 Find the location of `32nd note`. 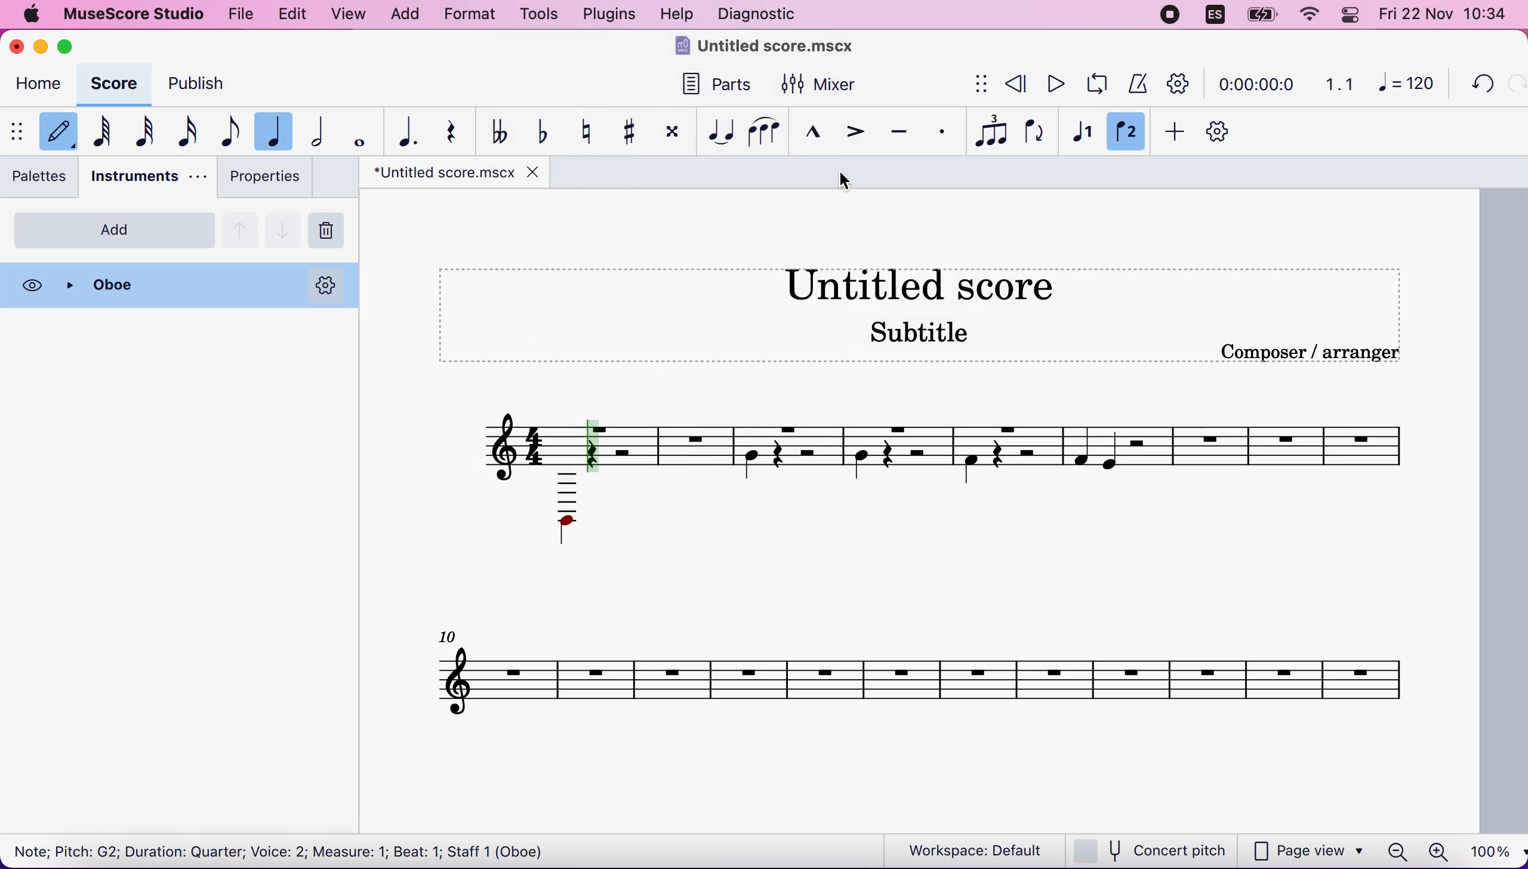

32nd note is located at coordinates (152, 132).